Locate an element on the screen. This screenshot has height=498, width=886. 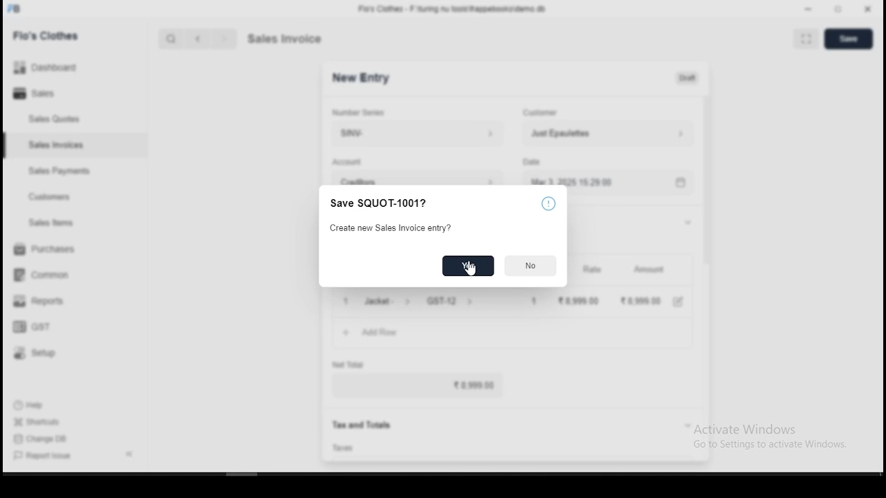
yes is located at coordinates (468, 267).